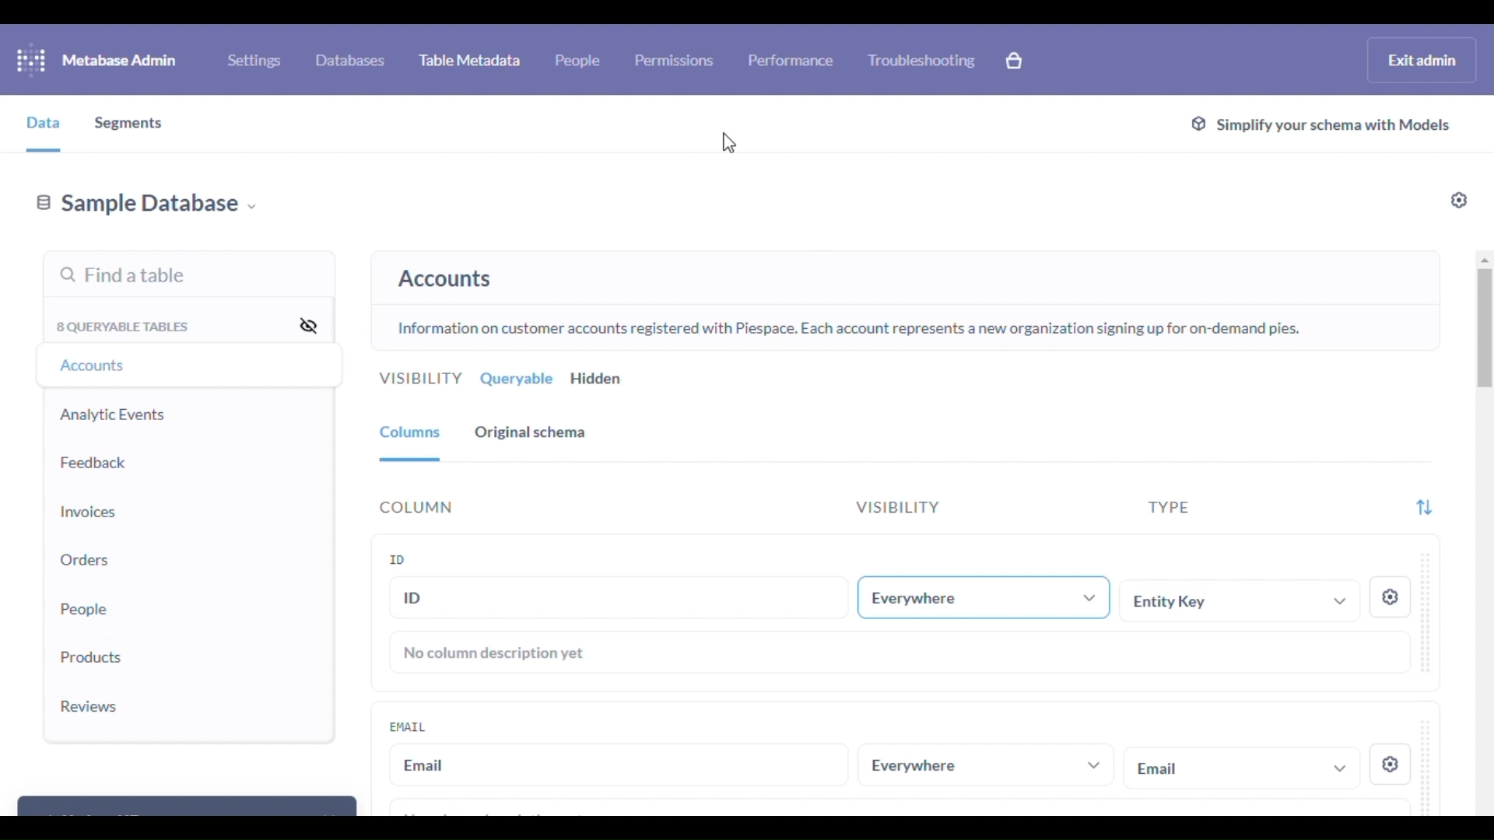 The image size is (1494, 840). What do you see at coordinates (85, 559) in the screenshot?
I see `orders` at bounding box center [85, 559].